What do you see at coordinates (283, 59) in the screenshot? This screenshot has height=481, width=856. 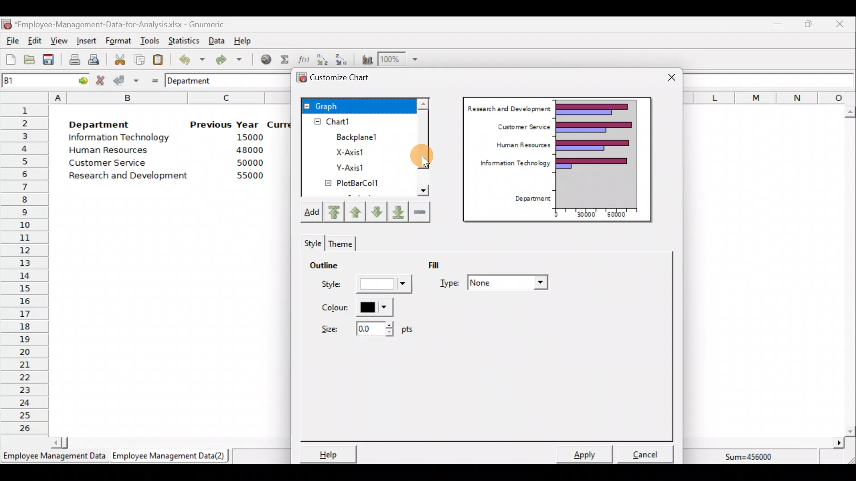 I see `Sum into the current cell` at bounding box center [283, 59].